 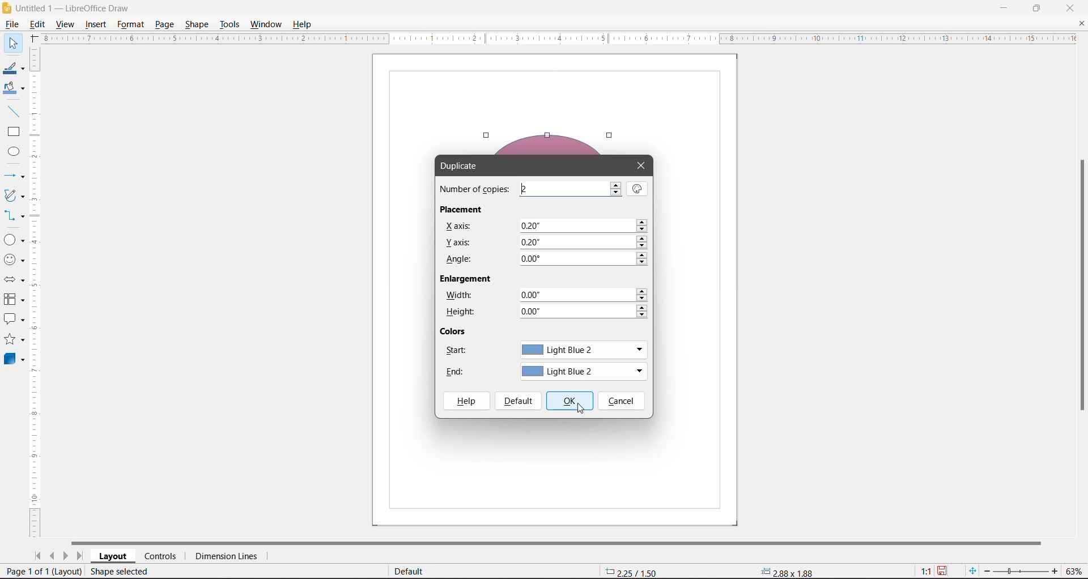 I want to click on Values from Selection, so click(x=637, y=189).